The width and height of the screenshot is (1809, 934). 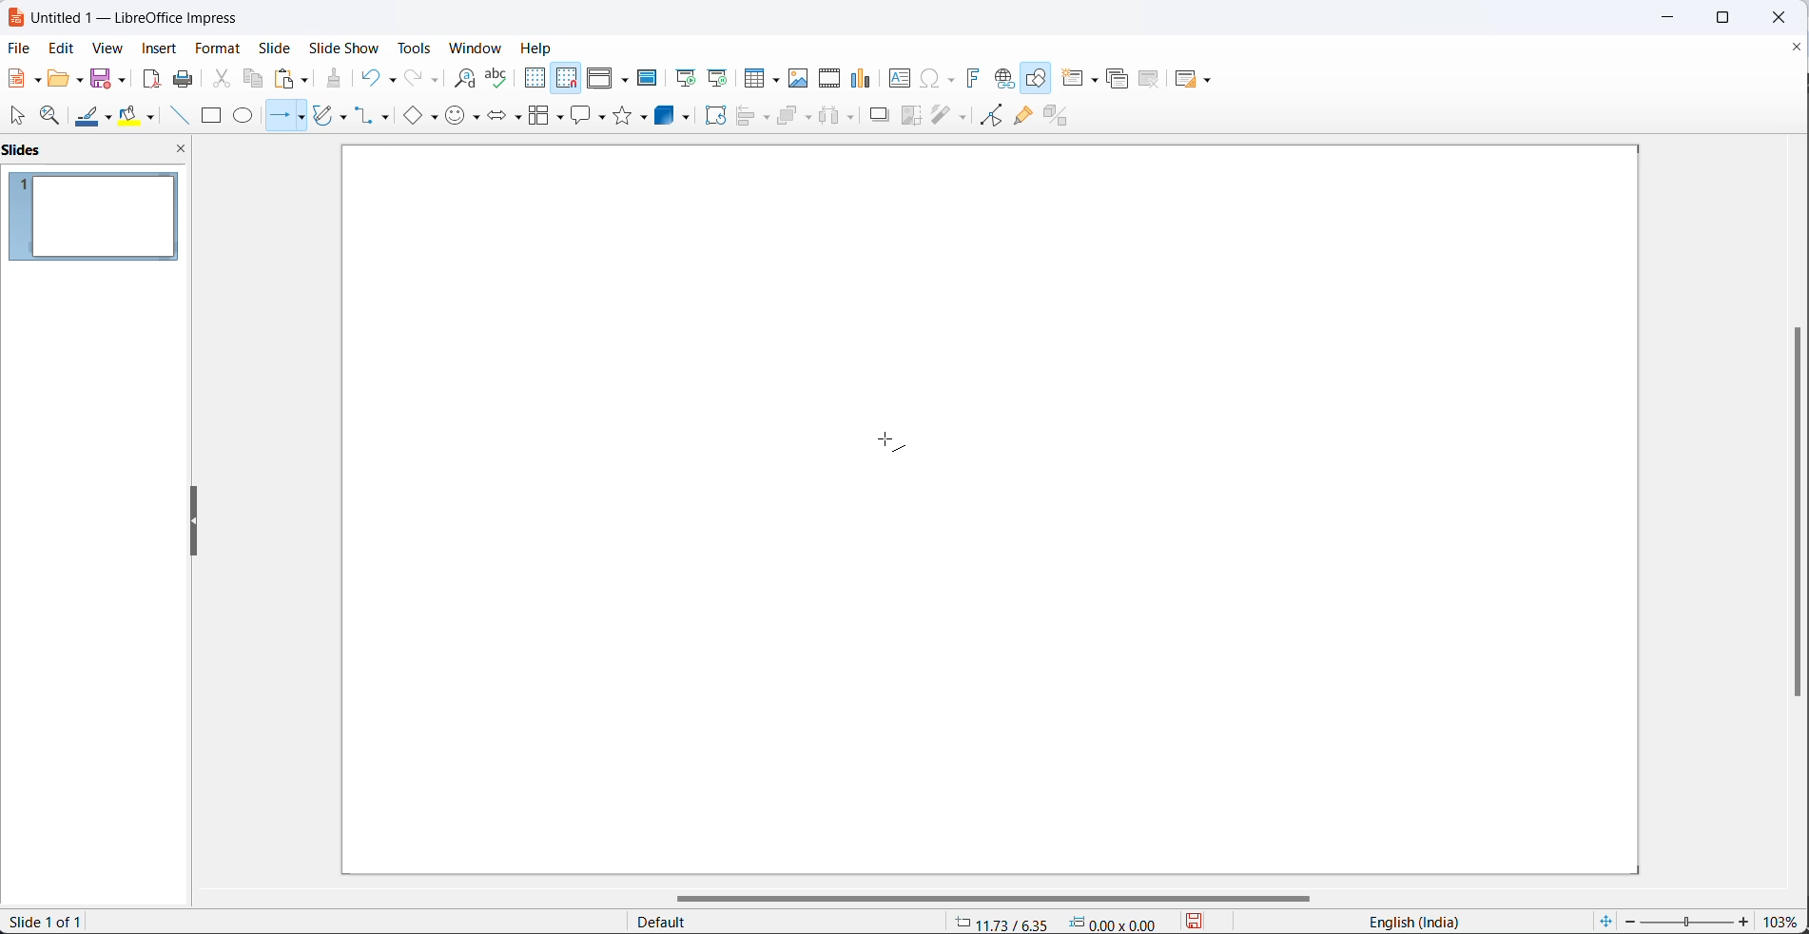 I want to click on scroll bar, so click(x=1790, y=513).